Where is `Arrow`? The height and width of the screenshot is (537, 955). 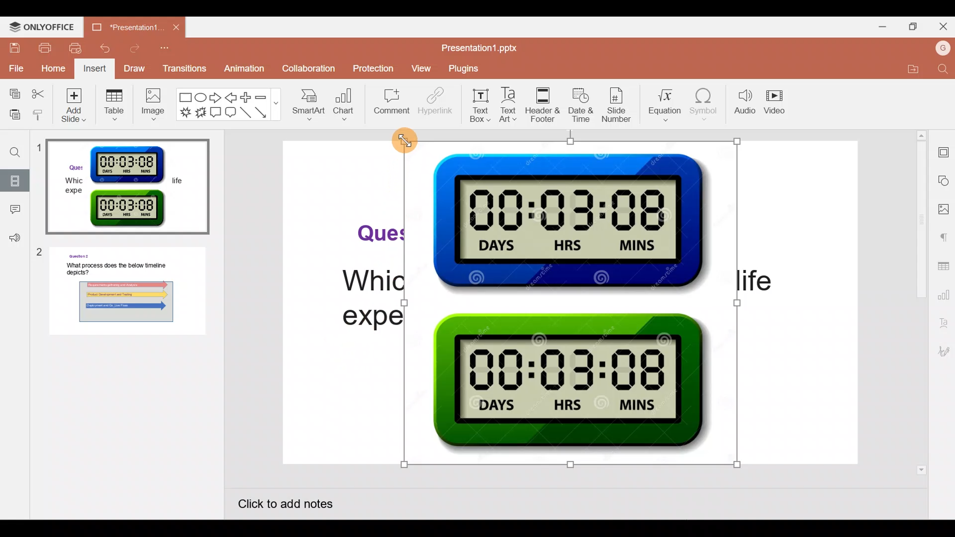
Arrow is located at coordinates (264, 114).